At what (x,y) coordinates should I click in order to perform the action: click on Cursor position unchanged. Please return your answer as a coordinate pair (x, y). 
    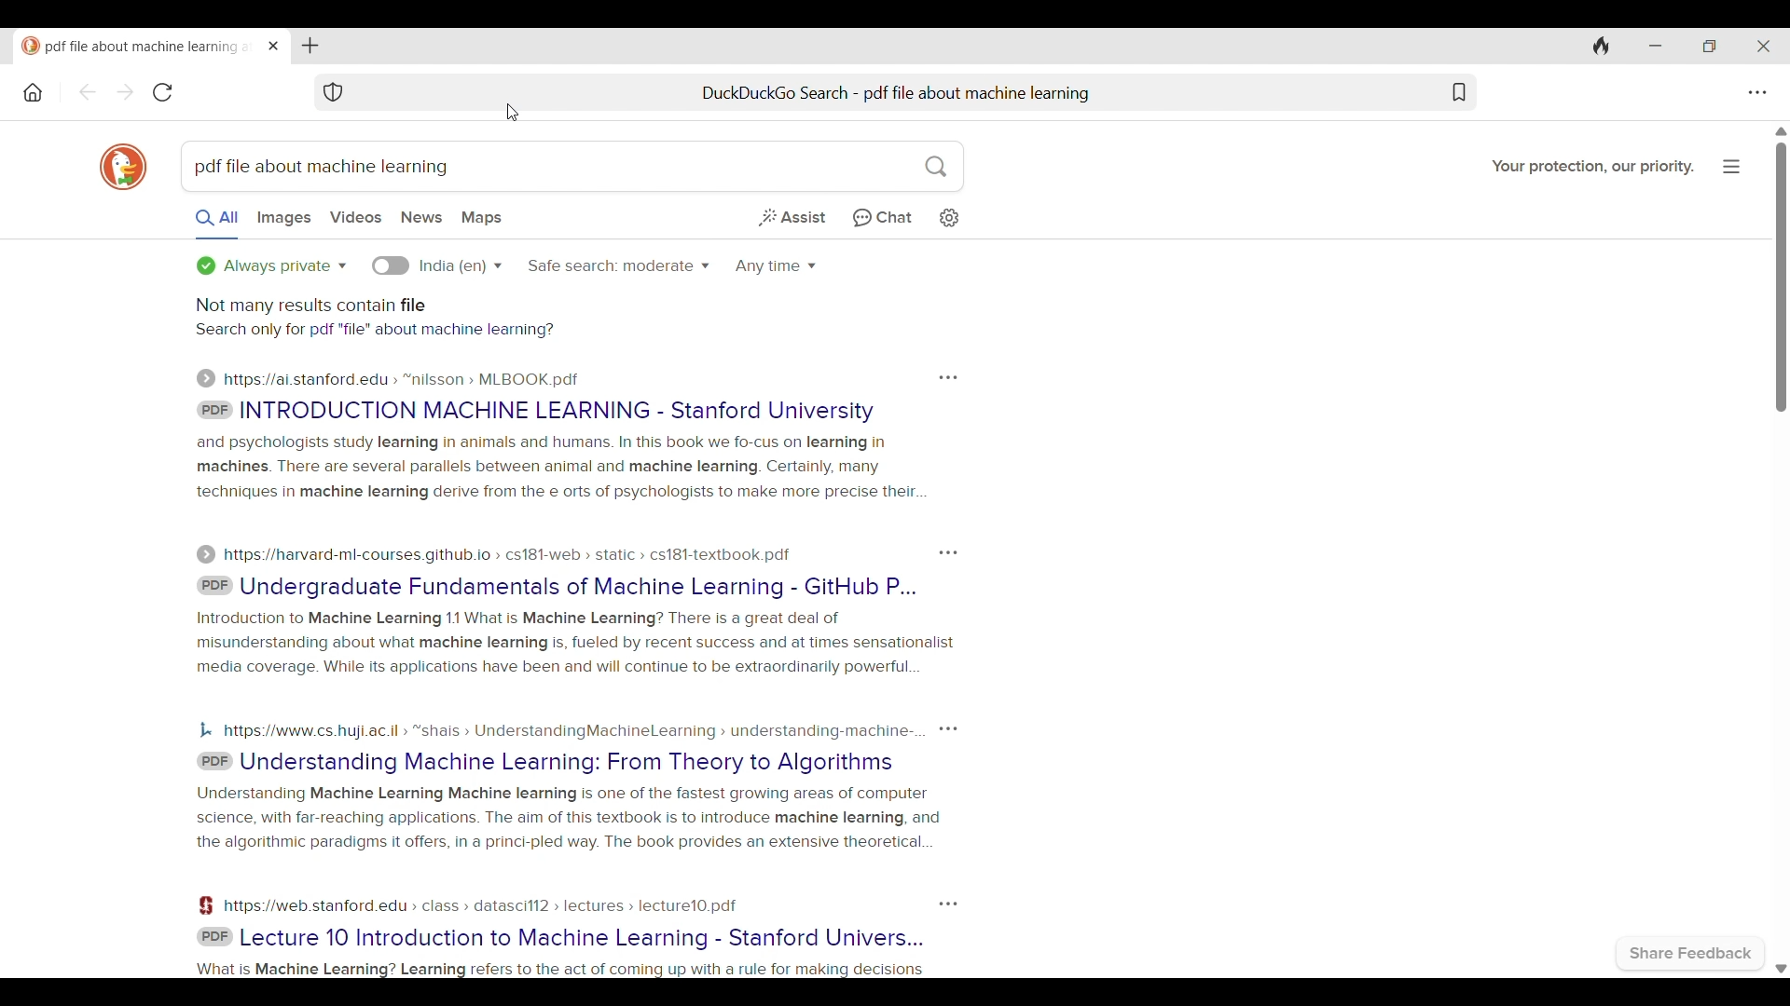
    Looking at the image, I should click on (513, 113).